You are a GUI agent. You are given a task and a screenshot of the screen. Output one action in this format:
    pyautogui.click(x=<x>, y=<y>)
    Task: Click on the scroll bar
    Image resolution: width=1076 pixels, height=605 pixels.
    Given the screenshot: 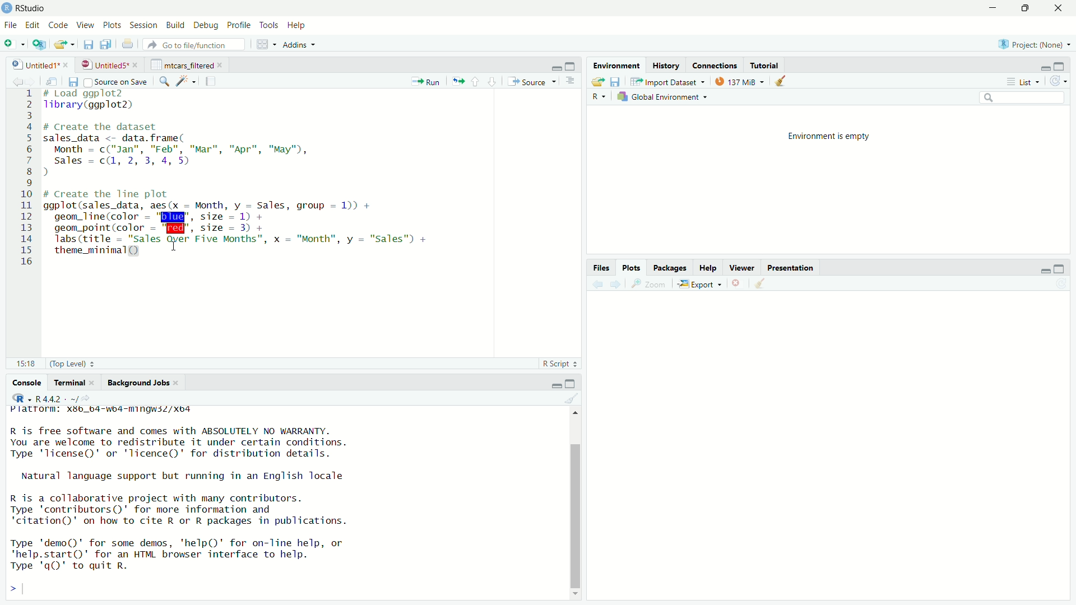 What is the action you would take?
    pyautogui.click(x=574, y=515)
    